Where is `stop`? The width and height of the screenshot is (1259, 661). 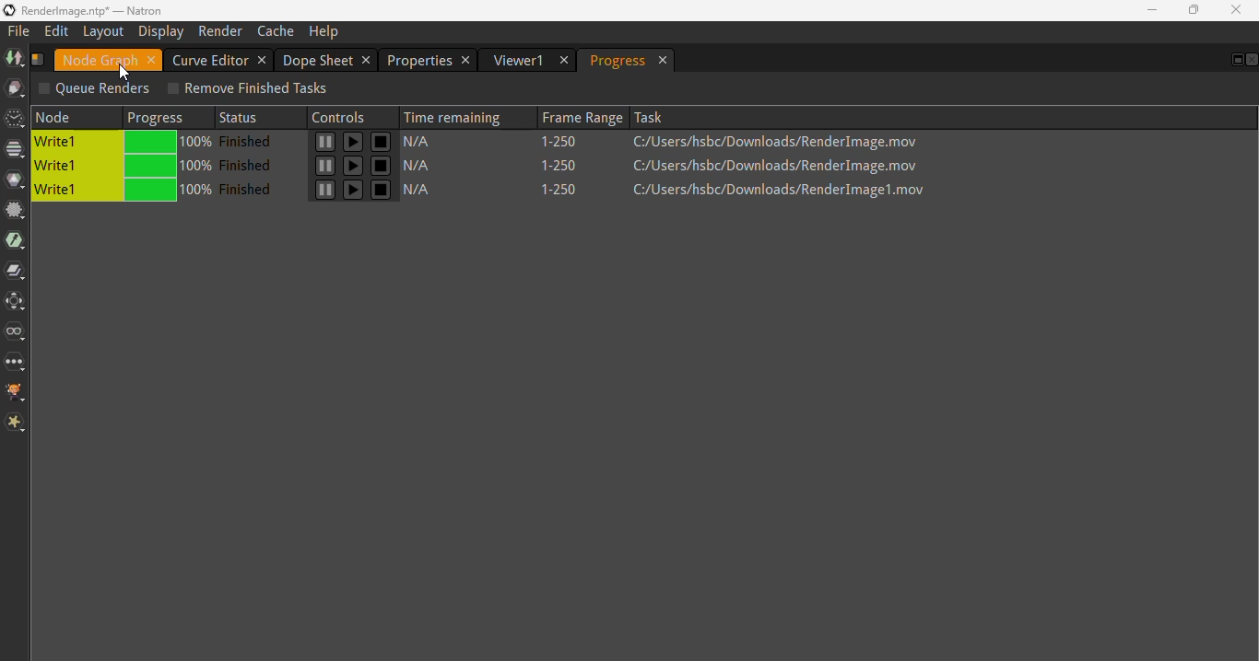
stop is located at coordinates (382, 166).